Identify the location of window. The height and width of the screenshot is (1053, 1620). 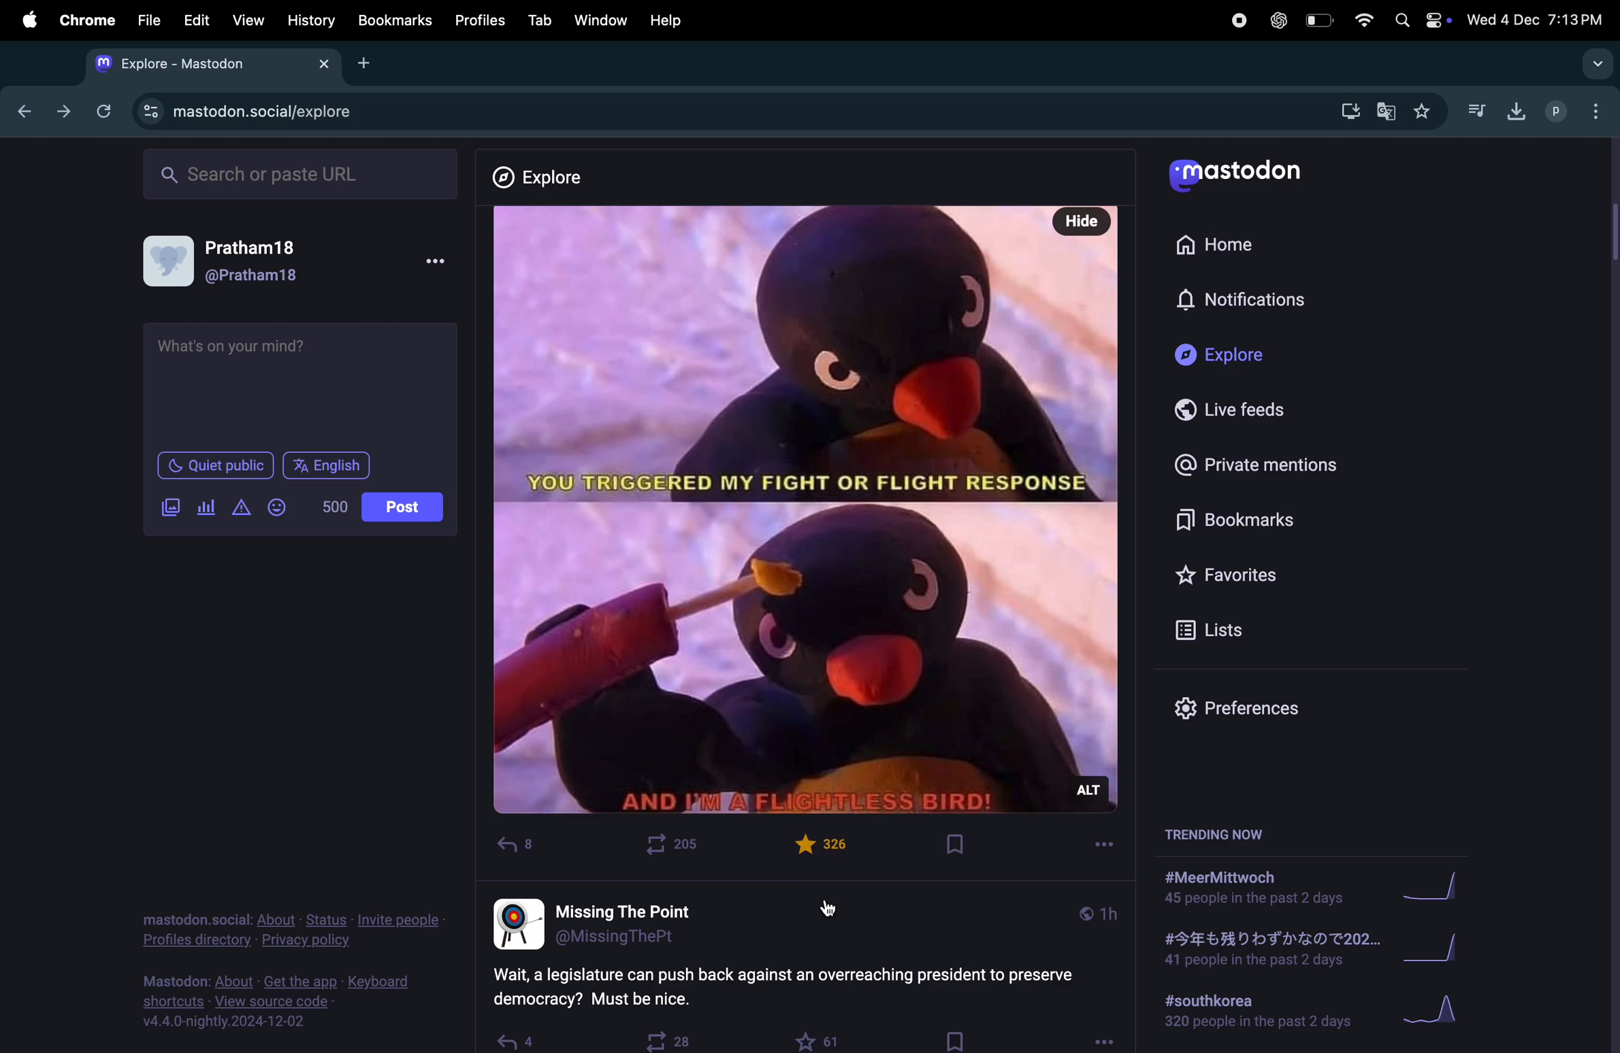
(600, 18).